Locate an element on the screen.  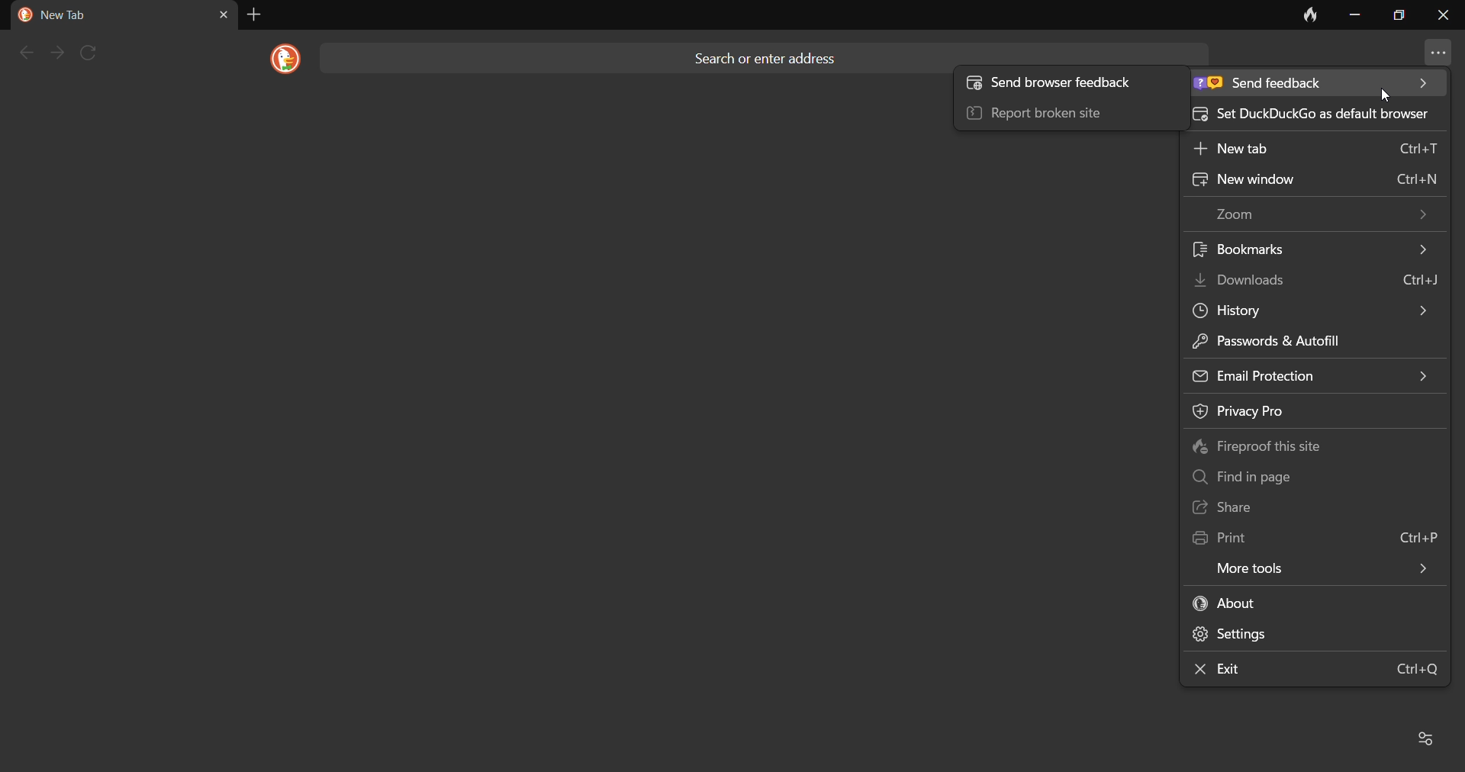
find in page is located at coordinates (1309, 476).